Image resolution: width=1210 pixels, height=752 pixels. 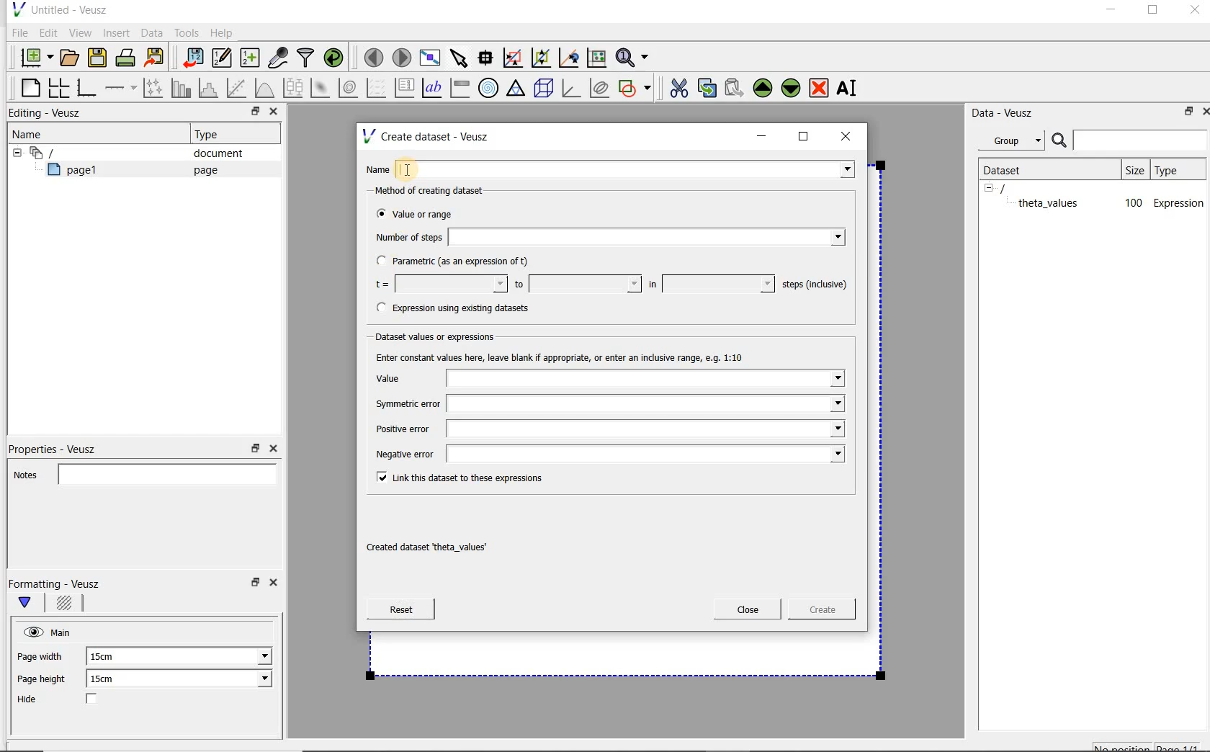 I want to click on plot a vector field, so click(x=377, y=86).